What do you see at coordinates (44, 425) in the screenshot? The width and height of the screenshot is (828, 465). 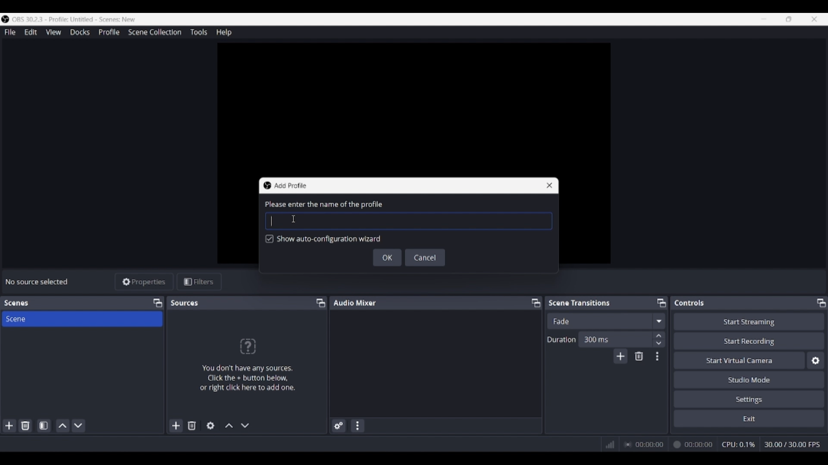 I see `Open scene filters` at bounding box center [44, 425].